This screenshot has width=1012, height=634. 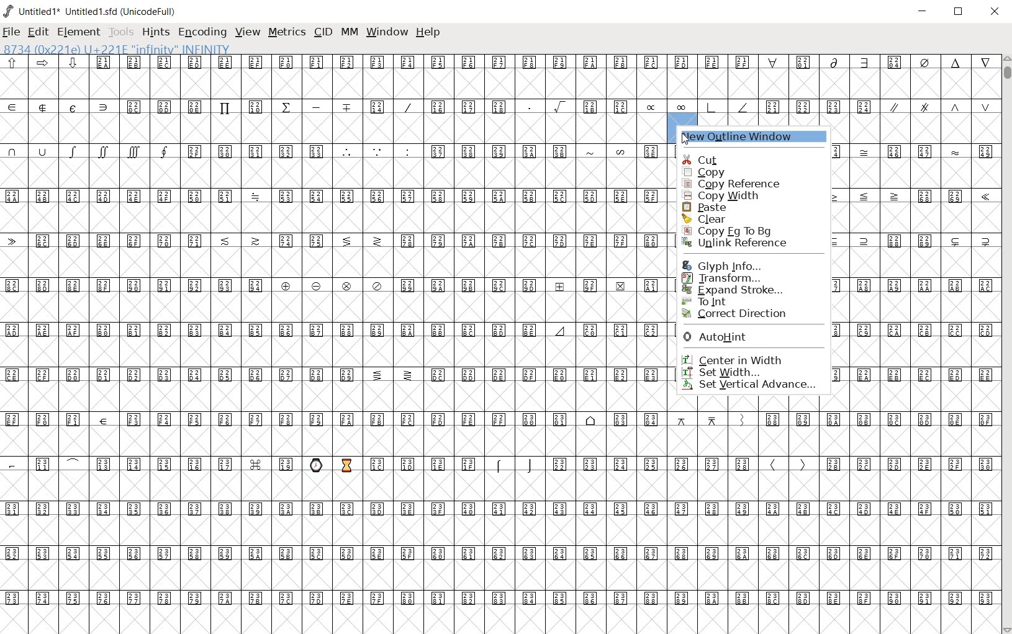 I want to click on empty glyph slots, so click(x=337, y=397).